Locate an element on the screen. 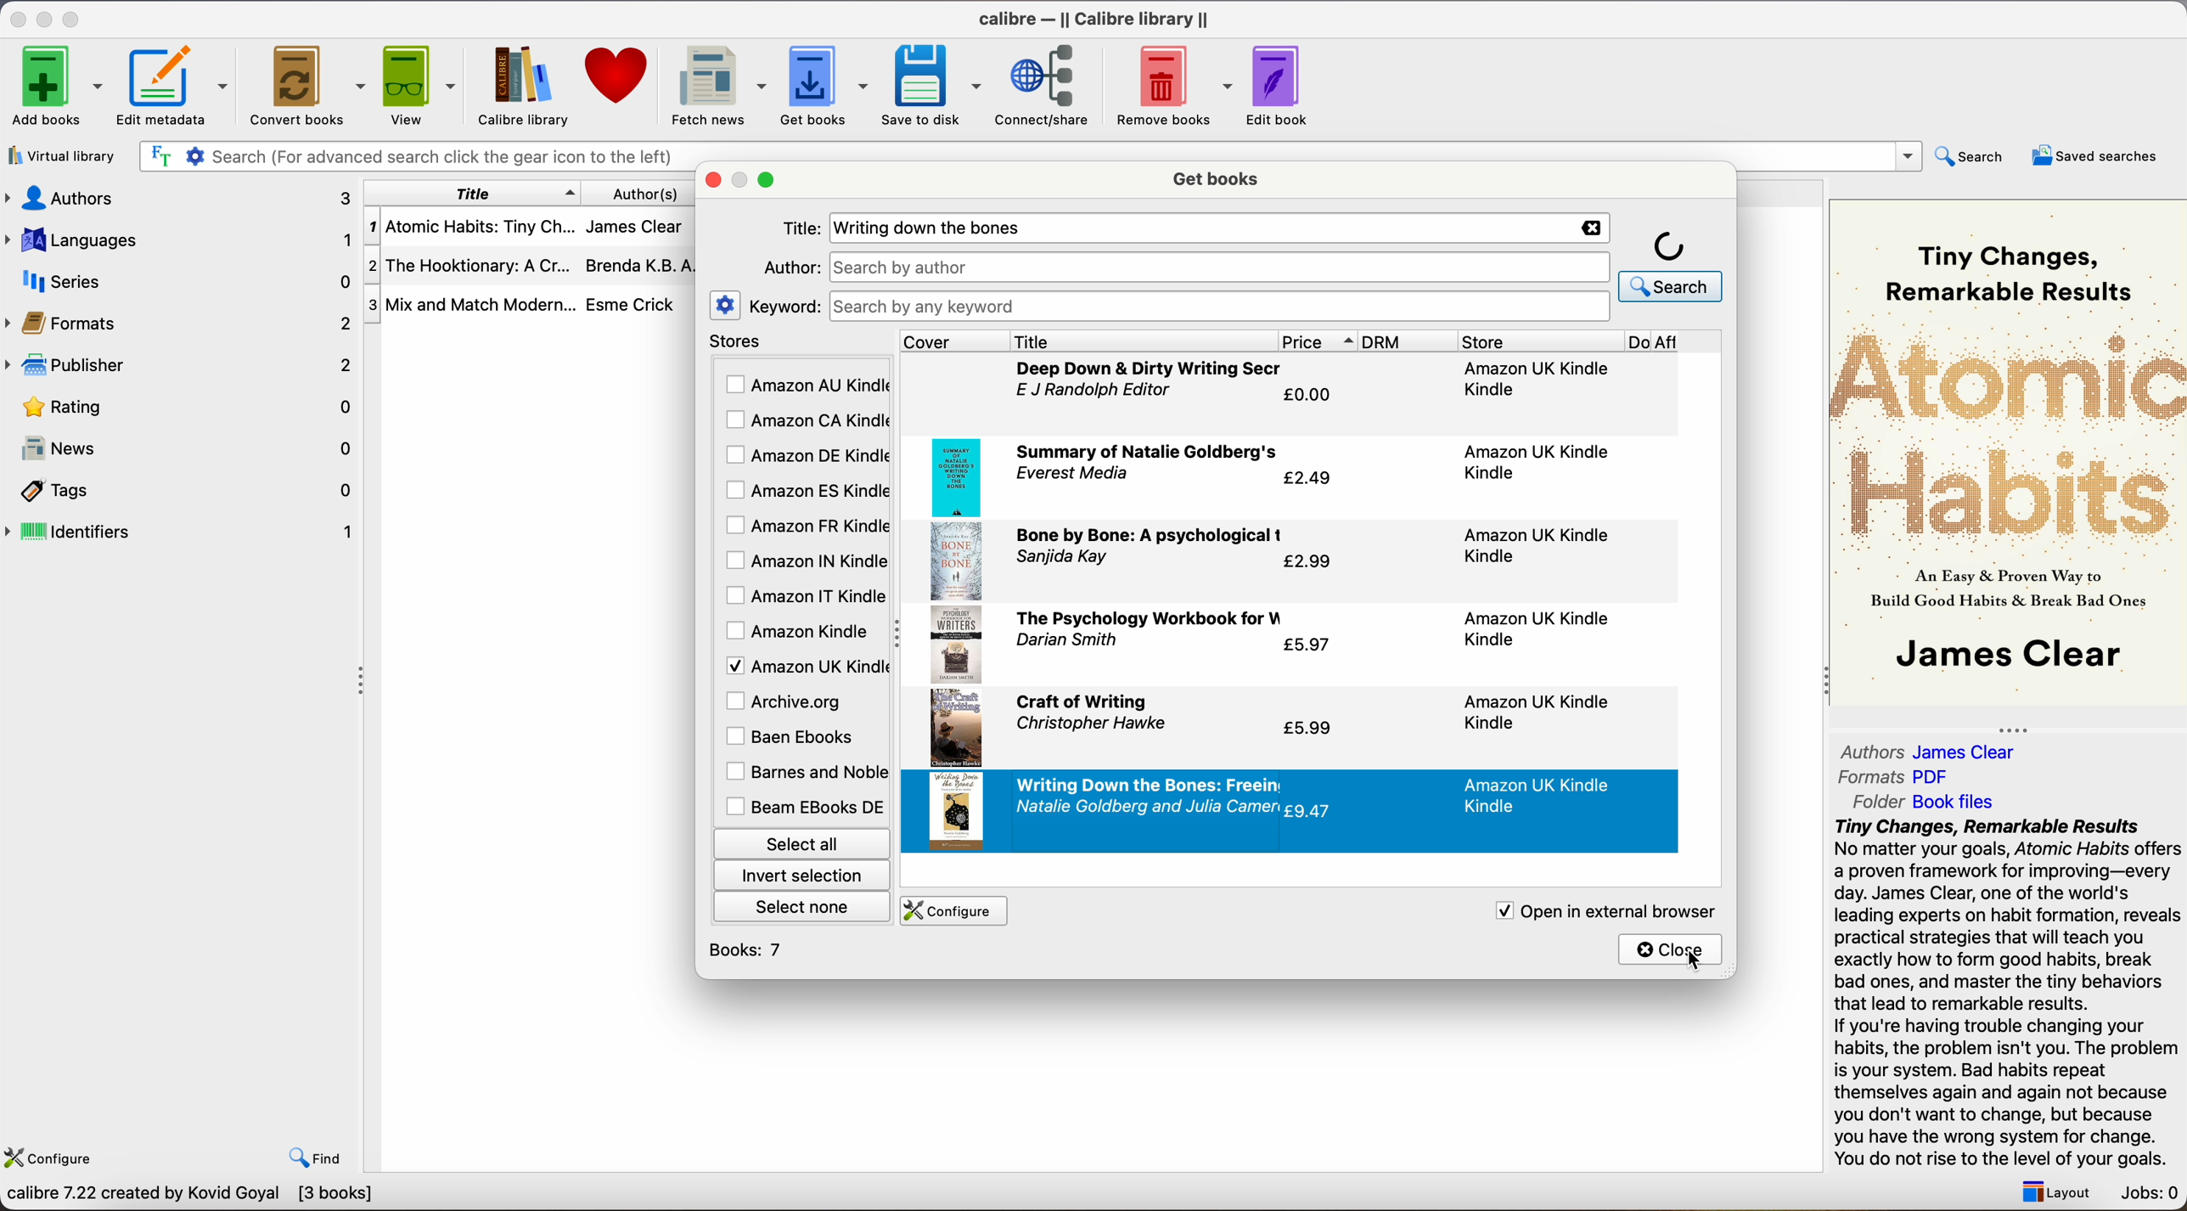 Image resolution: width=2187 pixels, height=1211 pixels. layout is located at coordinates (2051, 1191).